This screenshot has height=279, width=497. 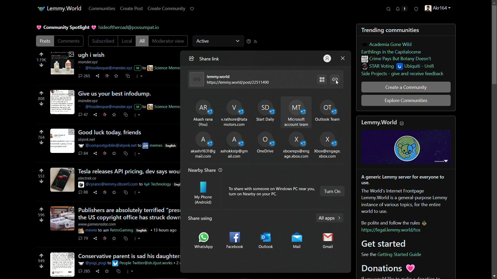 I want to click on @cyrano@lemmy.dbzer0.com, so click(x=108, y=185).